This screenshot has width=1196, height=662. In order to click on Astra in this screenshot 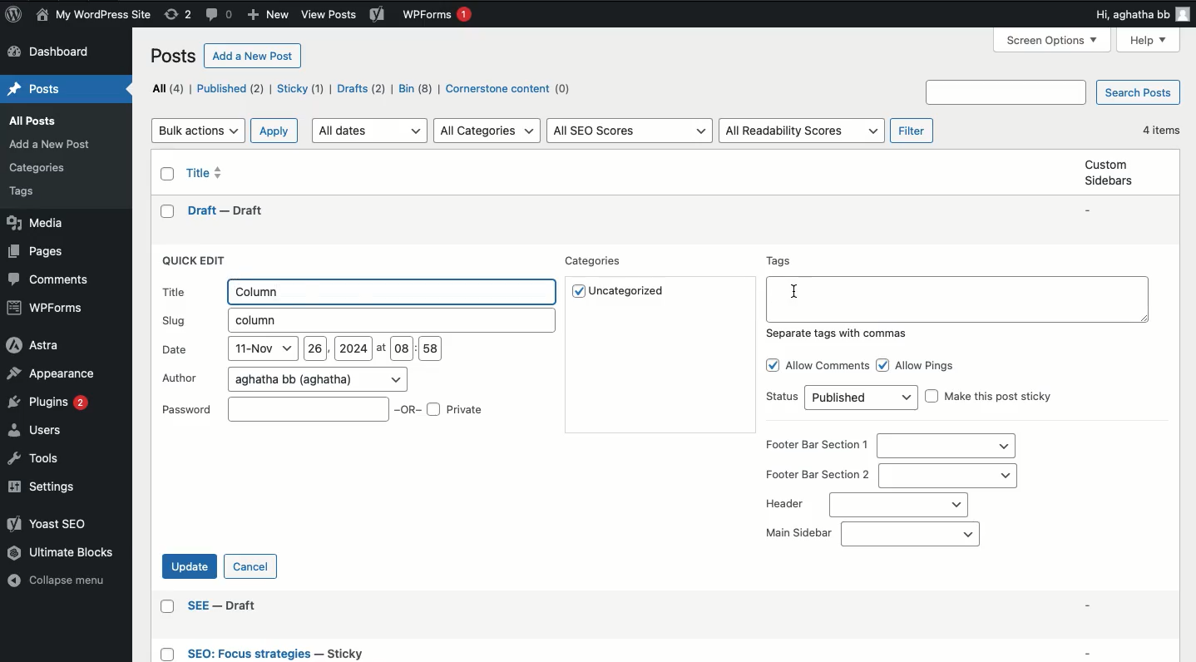, I will do `click(32, 345)`.